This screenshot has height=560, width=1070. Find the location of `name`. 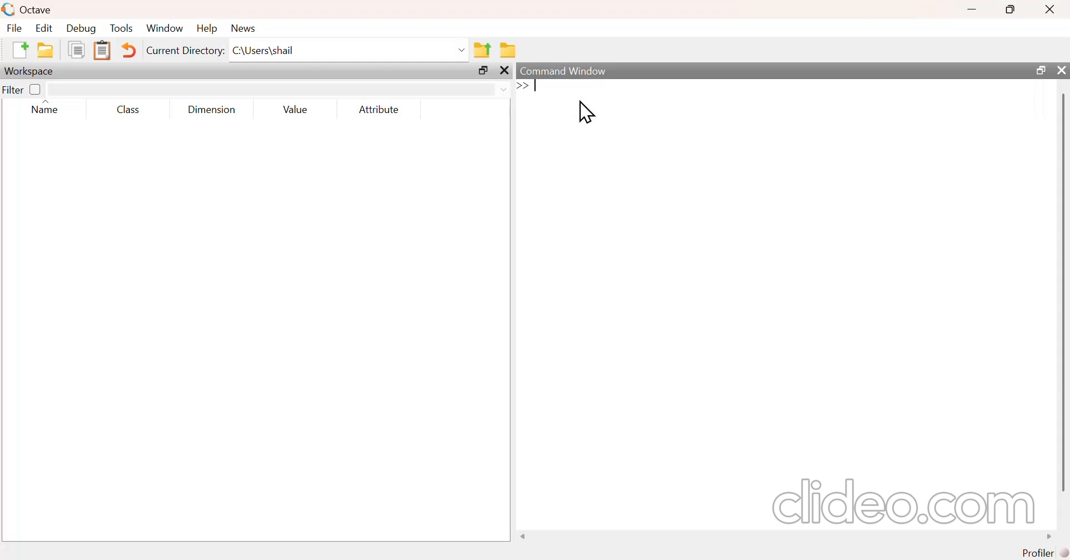

name is located at coordinates (42, 110).